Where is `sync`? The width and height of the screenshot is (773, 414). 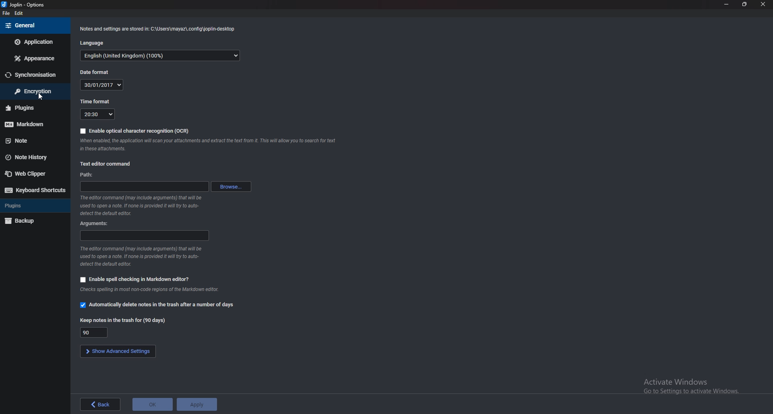 sync is located at coordinates (34, 75).